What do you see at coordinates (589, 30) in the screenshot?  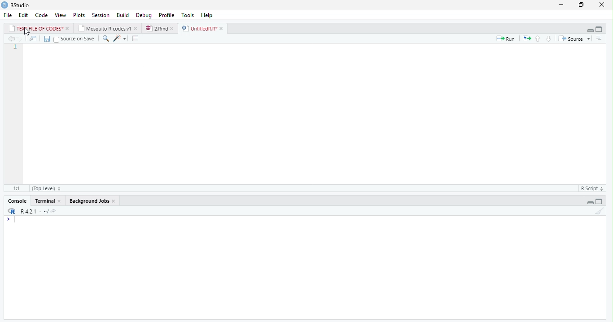 I see `Hide` at bounding box center [589, 30].